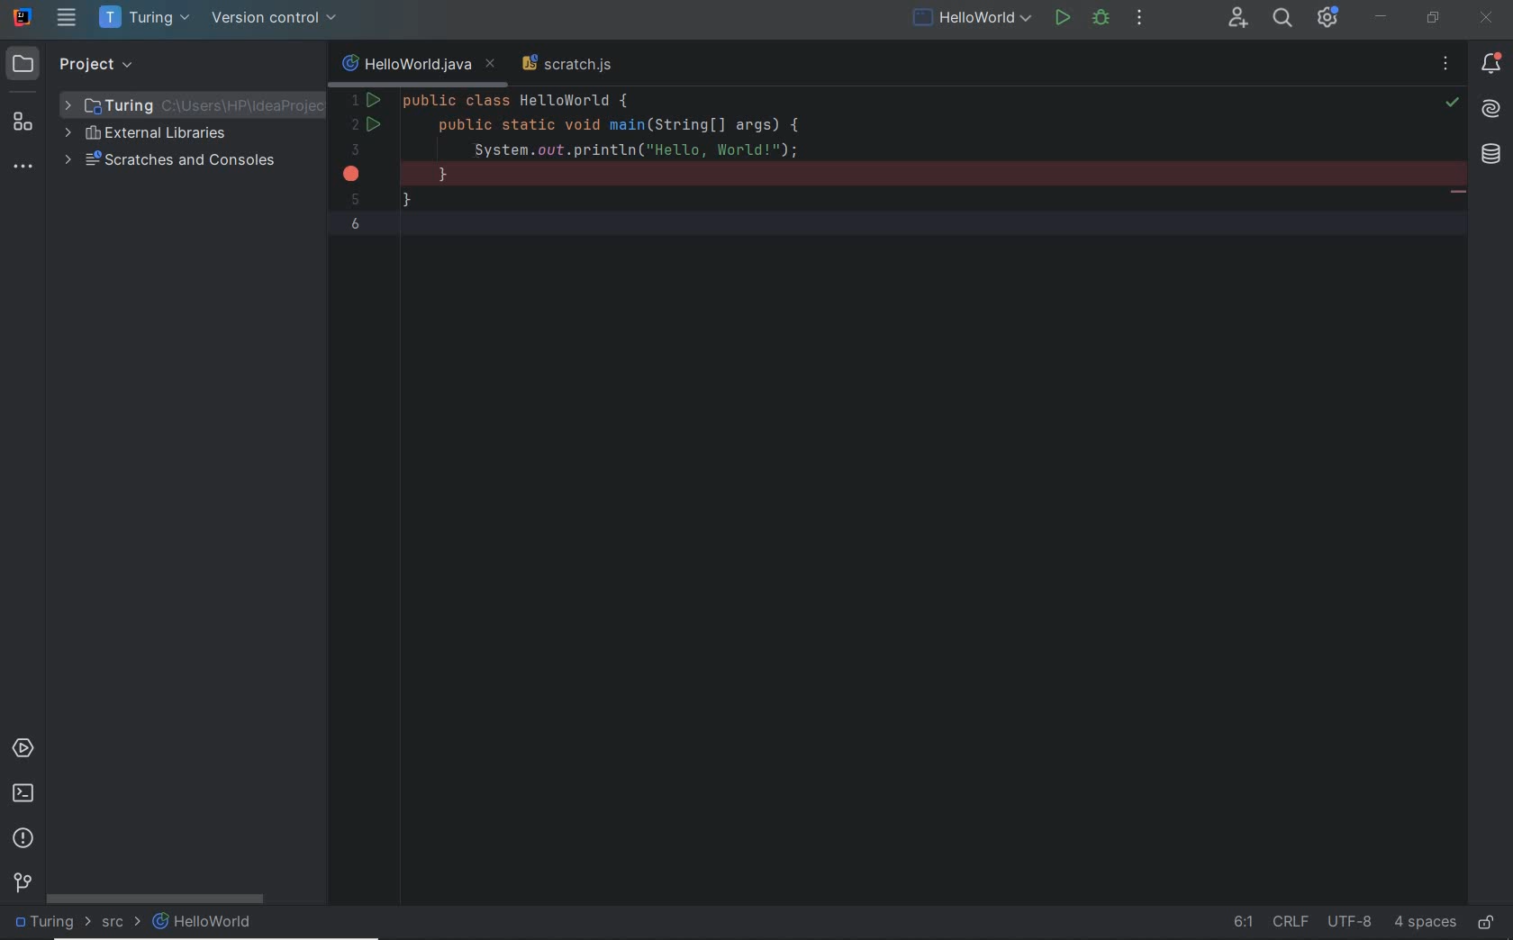  Describe the element at coordinates (82, 64) in the screenshot. I see `project` at that location.